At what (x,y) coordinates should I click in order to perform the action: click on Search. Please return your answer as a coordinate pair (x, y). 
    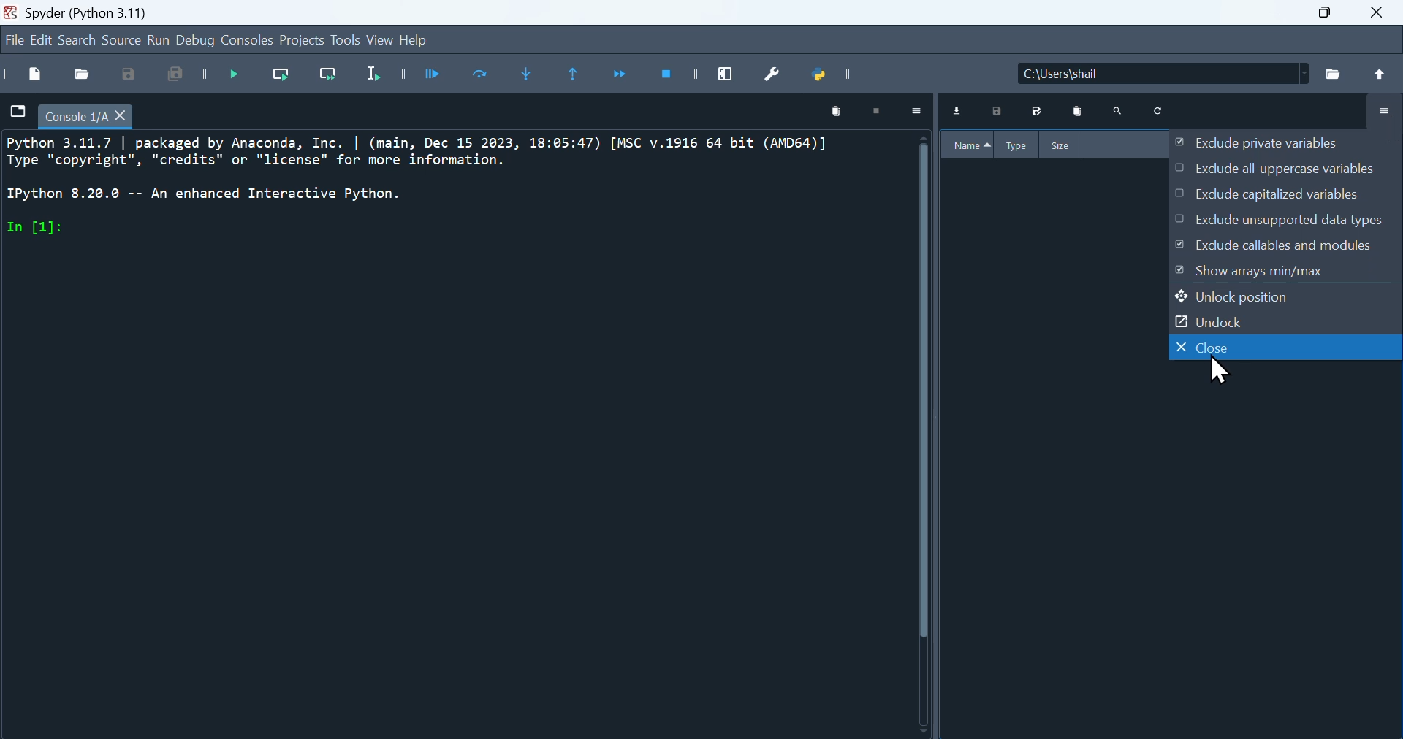
    Looking at the image, I should click on (80, 39).